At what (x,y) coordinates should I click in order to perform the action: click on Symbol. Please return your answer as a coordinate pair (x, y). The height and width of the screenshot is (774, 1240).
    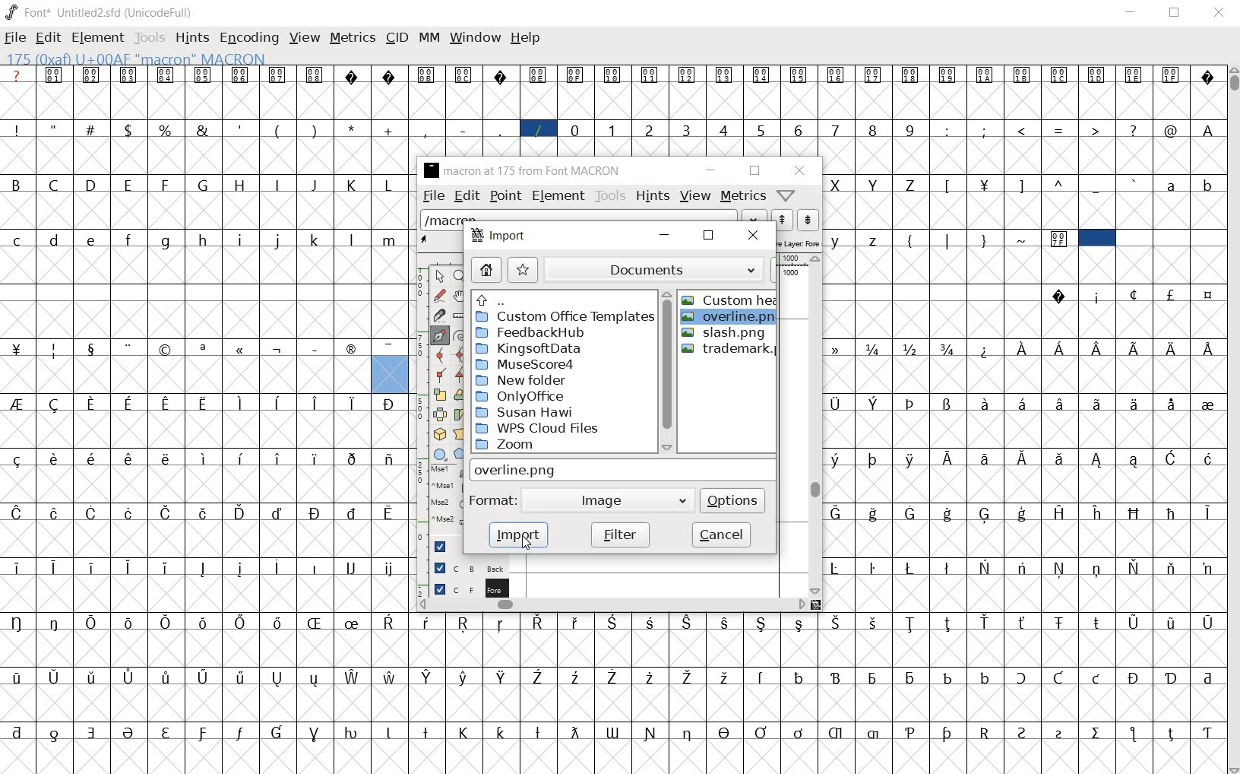
    Looking at the image, I should click on (206, 402).